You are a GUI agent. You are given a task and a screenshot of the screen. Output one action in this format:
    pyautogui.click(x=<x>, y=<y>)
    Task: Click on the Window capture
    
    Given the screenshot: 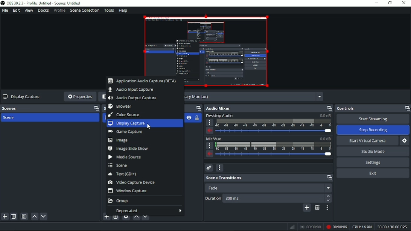 What is the action you would take?
    pyautogui.click(x=128, y=191)
    